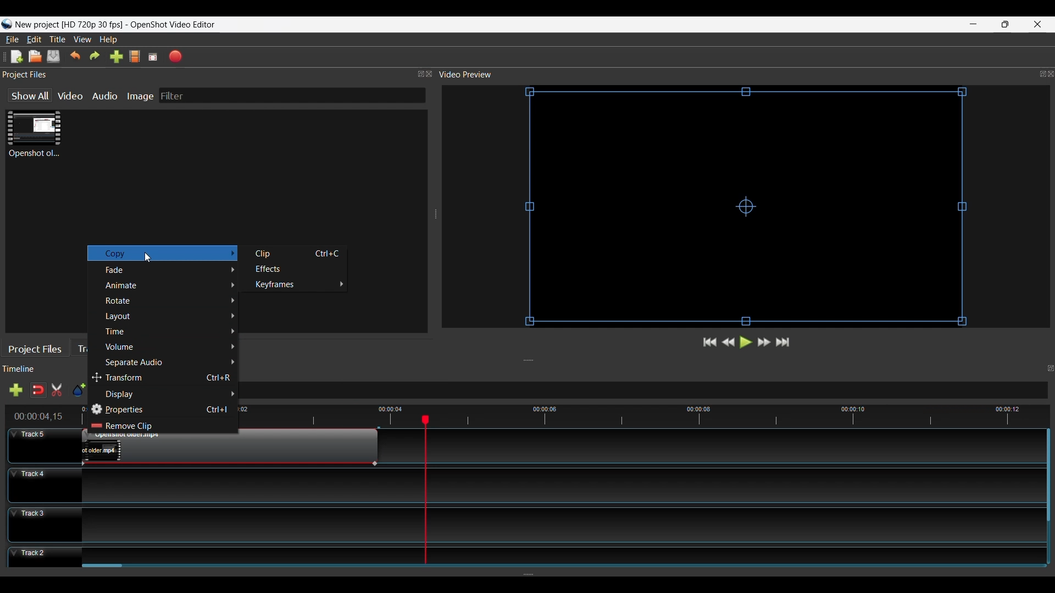 Image resolution: width=1055 pixels, height=593 pixels. What do you see at coordinates (164, 408) in the screenshot?
I see `Properties` at bounding box center [164, 408].